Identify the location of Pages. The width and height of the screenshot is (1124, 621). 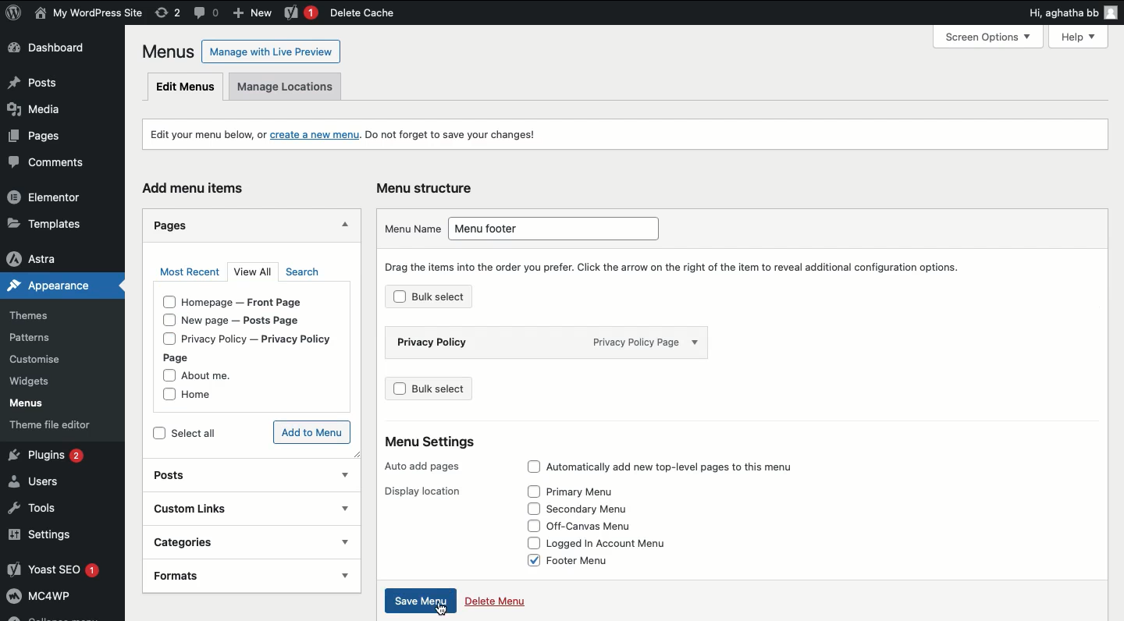
(168, 225).